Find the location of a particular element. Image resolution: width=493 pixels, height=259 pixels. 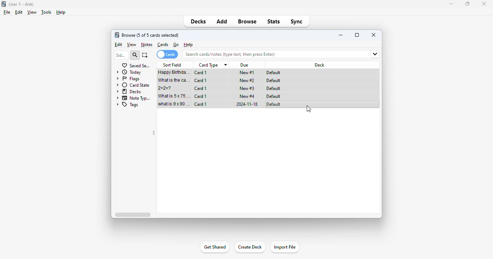

deck is located at coordinates (318, 65).